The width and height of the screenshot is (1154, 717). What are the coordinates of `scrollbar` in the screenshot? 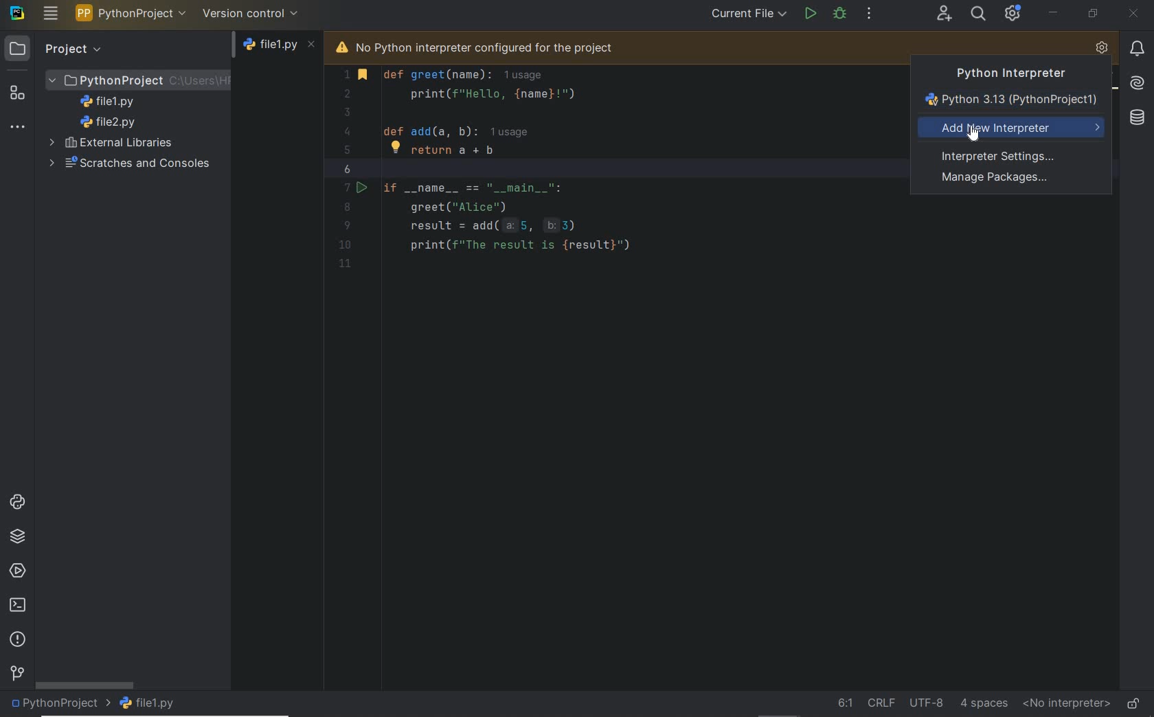 It's located at (84, 685).